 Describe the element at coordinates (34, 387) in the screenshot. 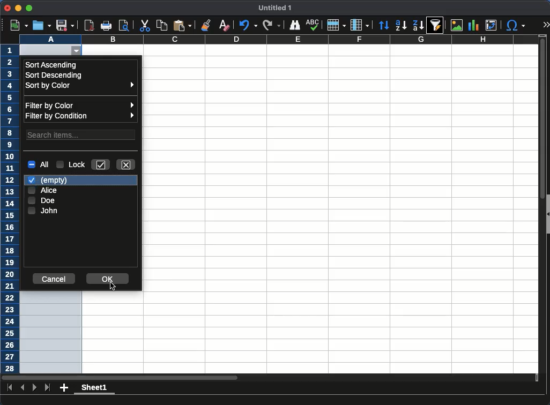

I see `next sheet` at that location.